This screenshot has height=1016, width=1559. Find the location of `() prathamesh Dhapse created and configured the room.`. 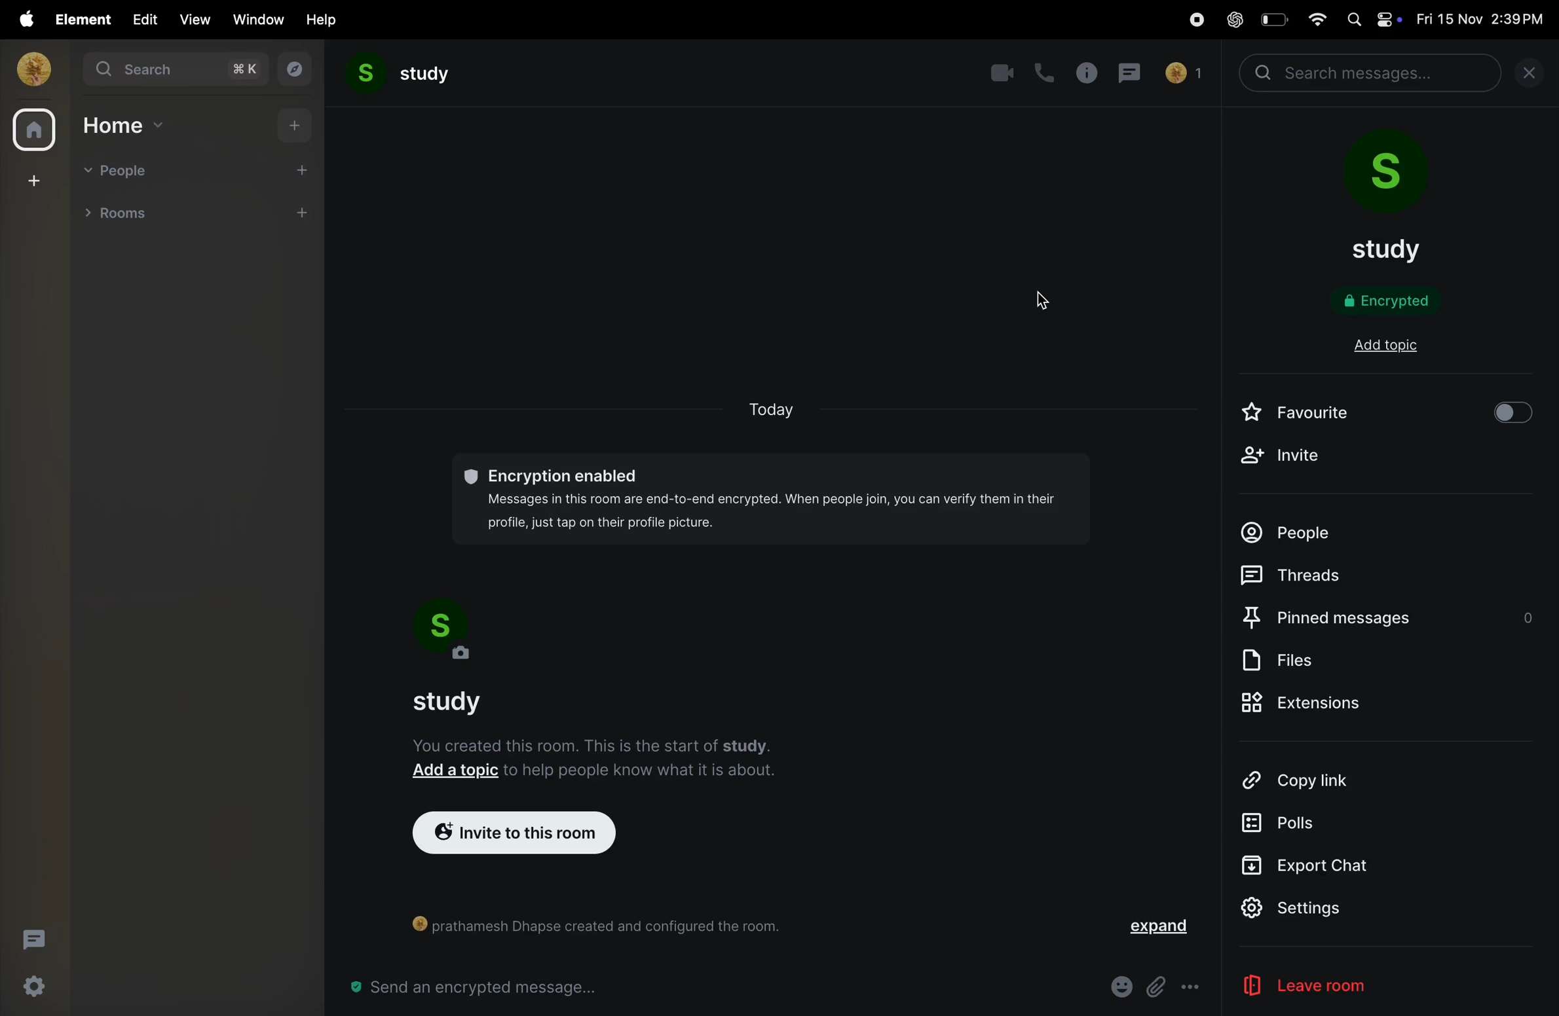

() prathamesh Dhapse created and configured the room. is located at coordinates (598, 925).